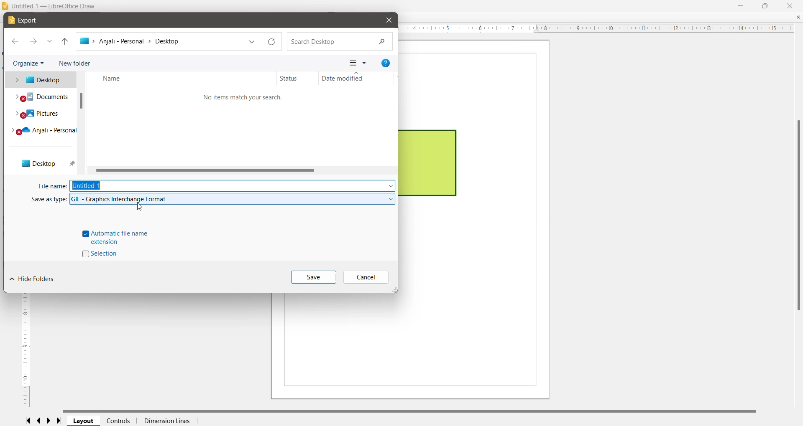 The width and height of the screenshot is (803, 426). What do you see at coordinates (358, 78) in the screenshot?
I see `Date modified` at bounding box center [358, 78].